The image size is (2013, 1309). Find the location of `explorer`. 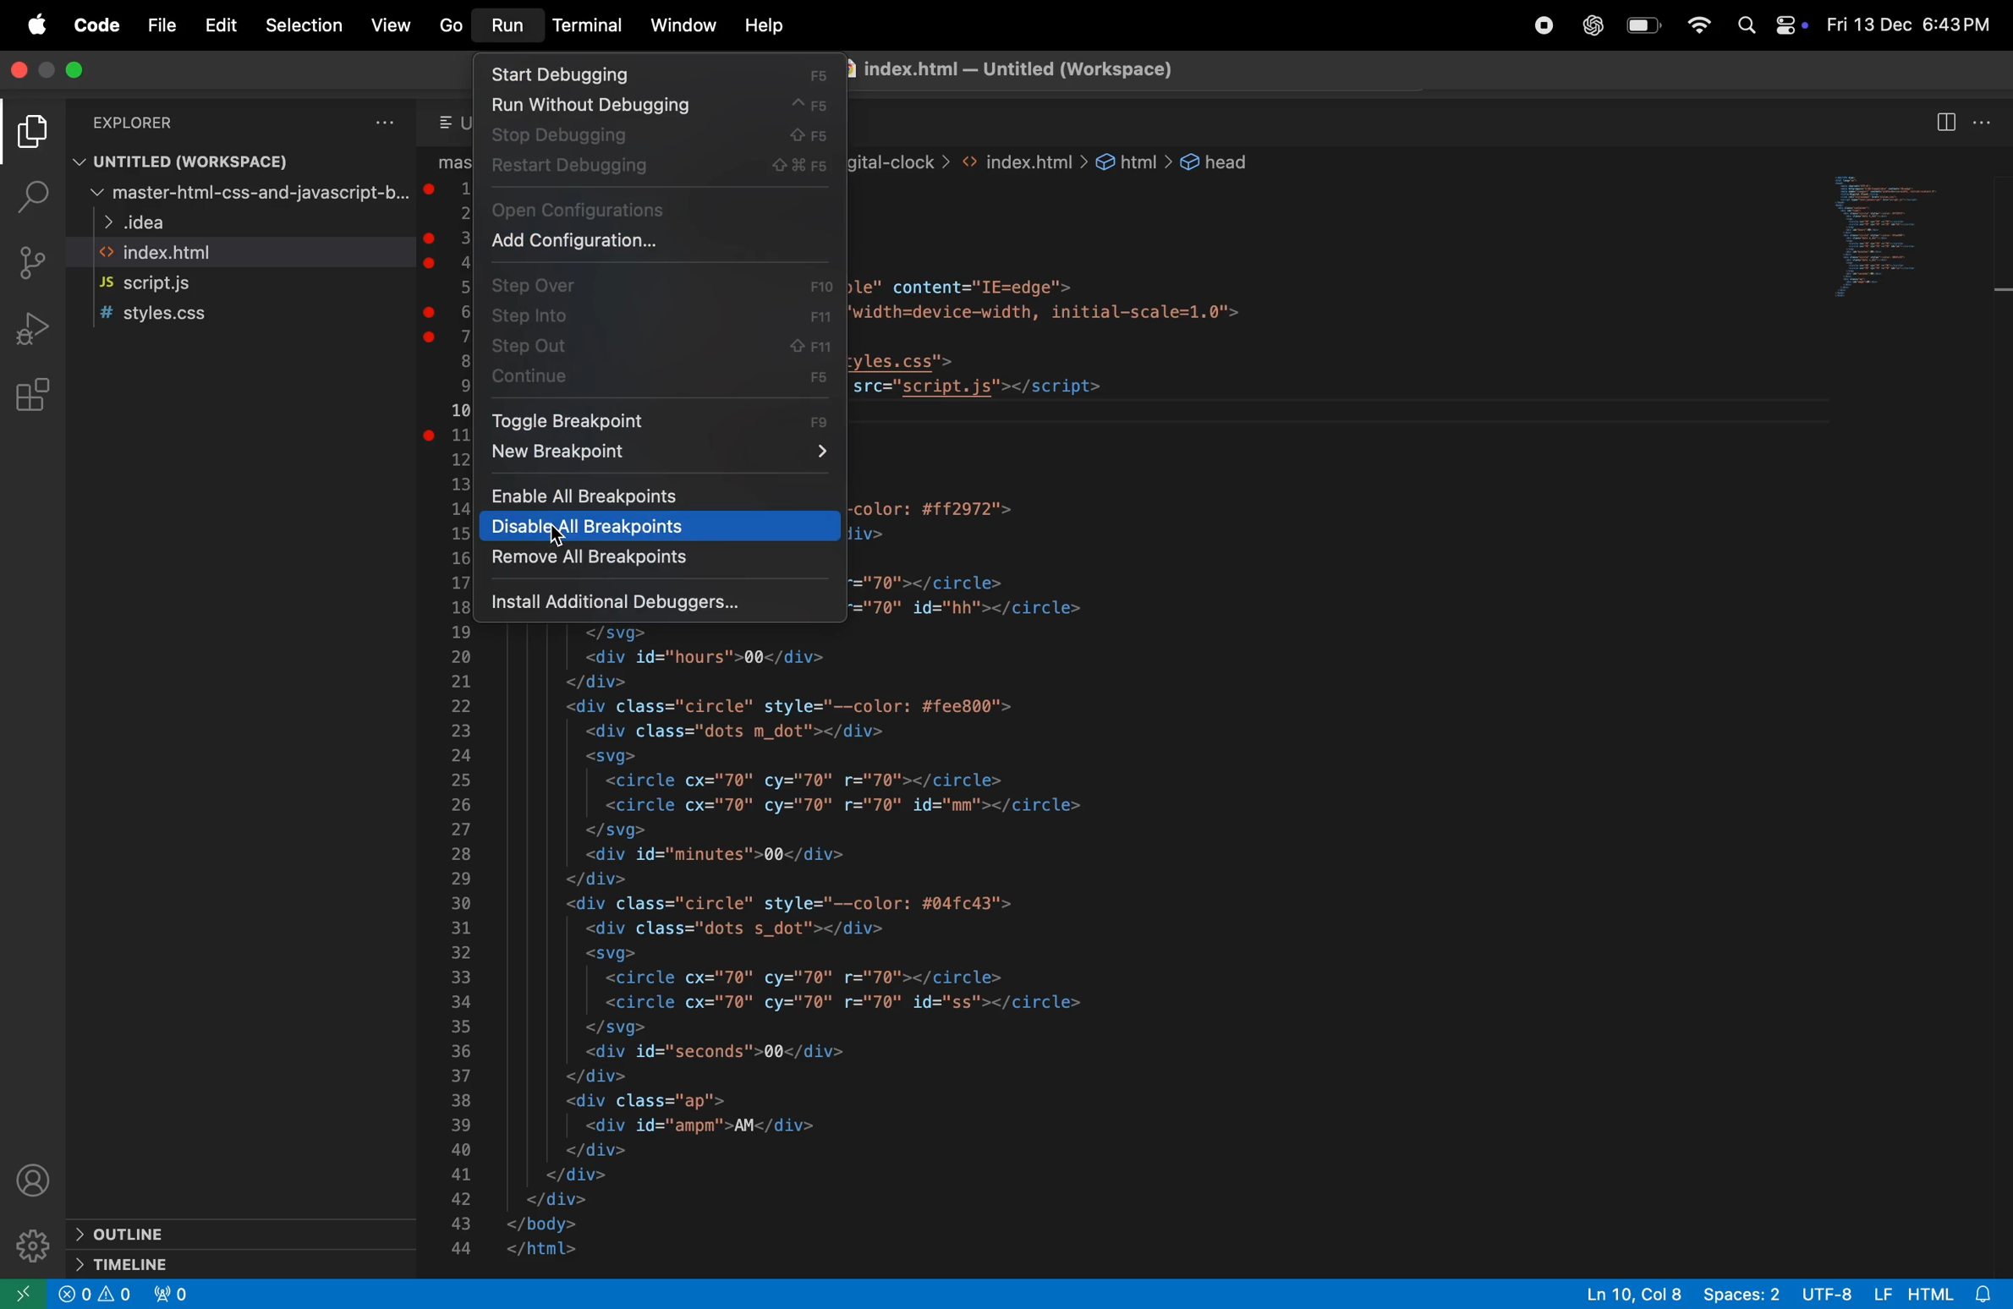

explorer is located at coordinates (29, 131).